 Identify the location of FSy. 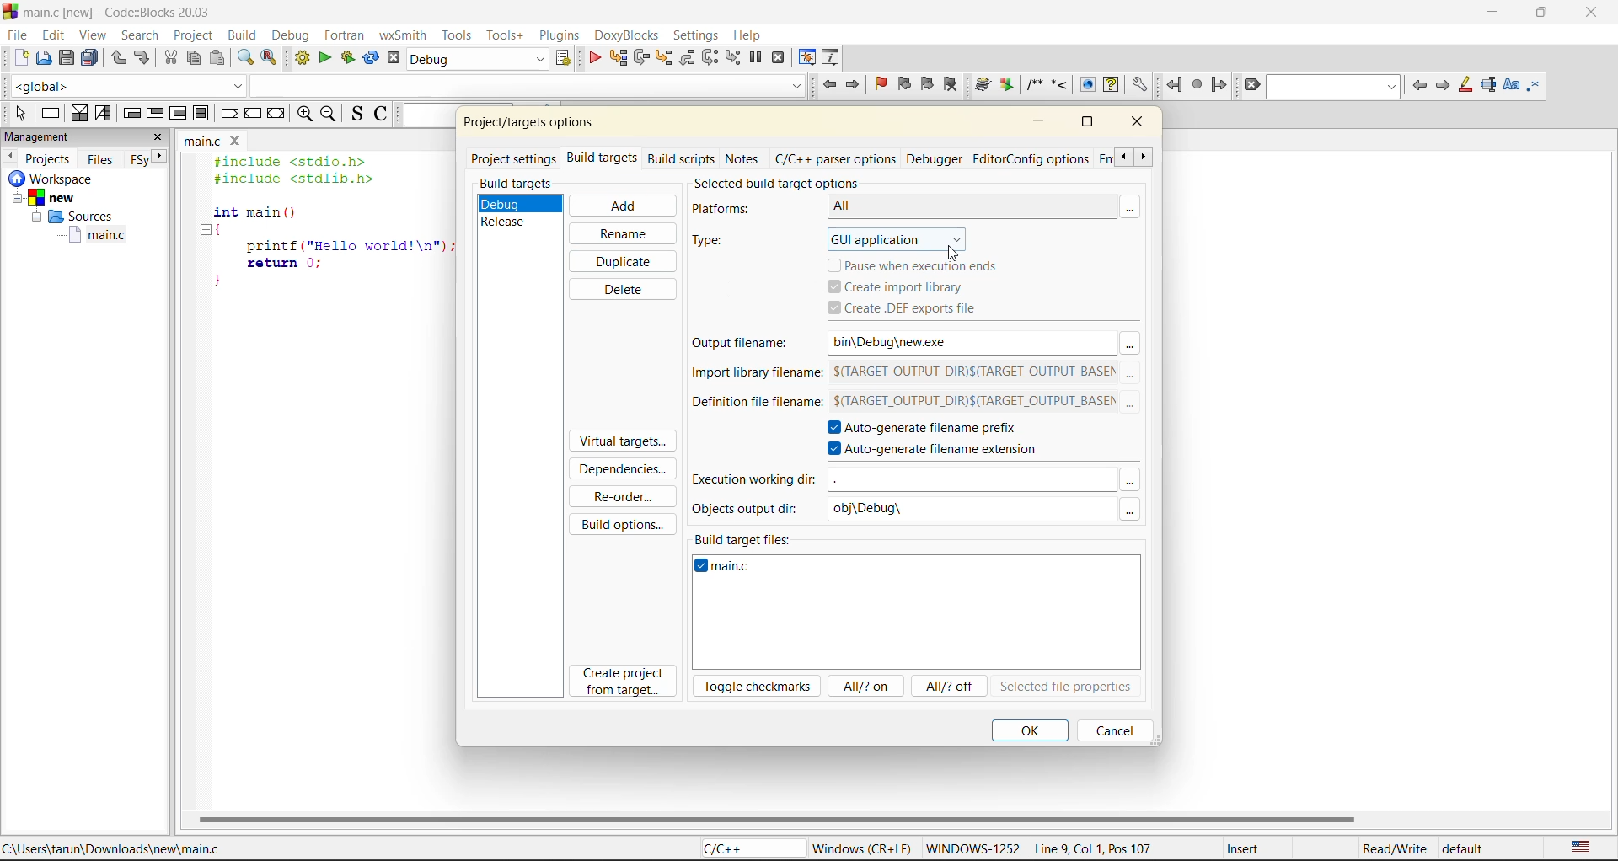
(140, 158).